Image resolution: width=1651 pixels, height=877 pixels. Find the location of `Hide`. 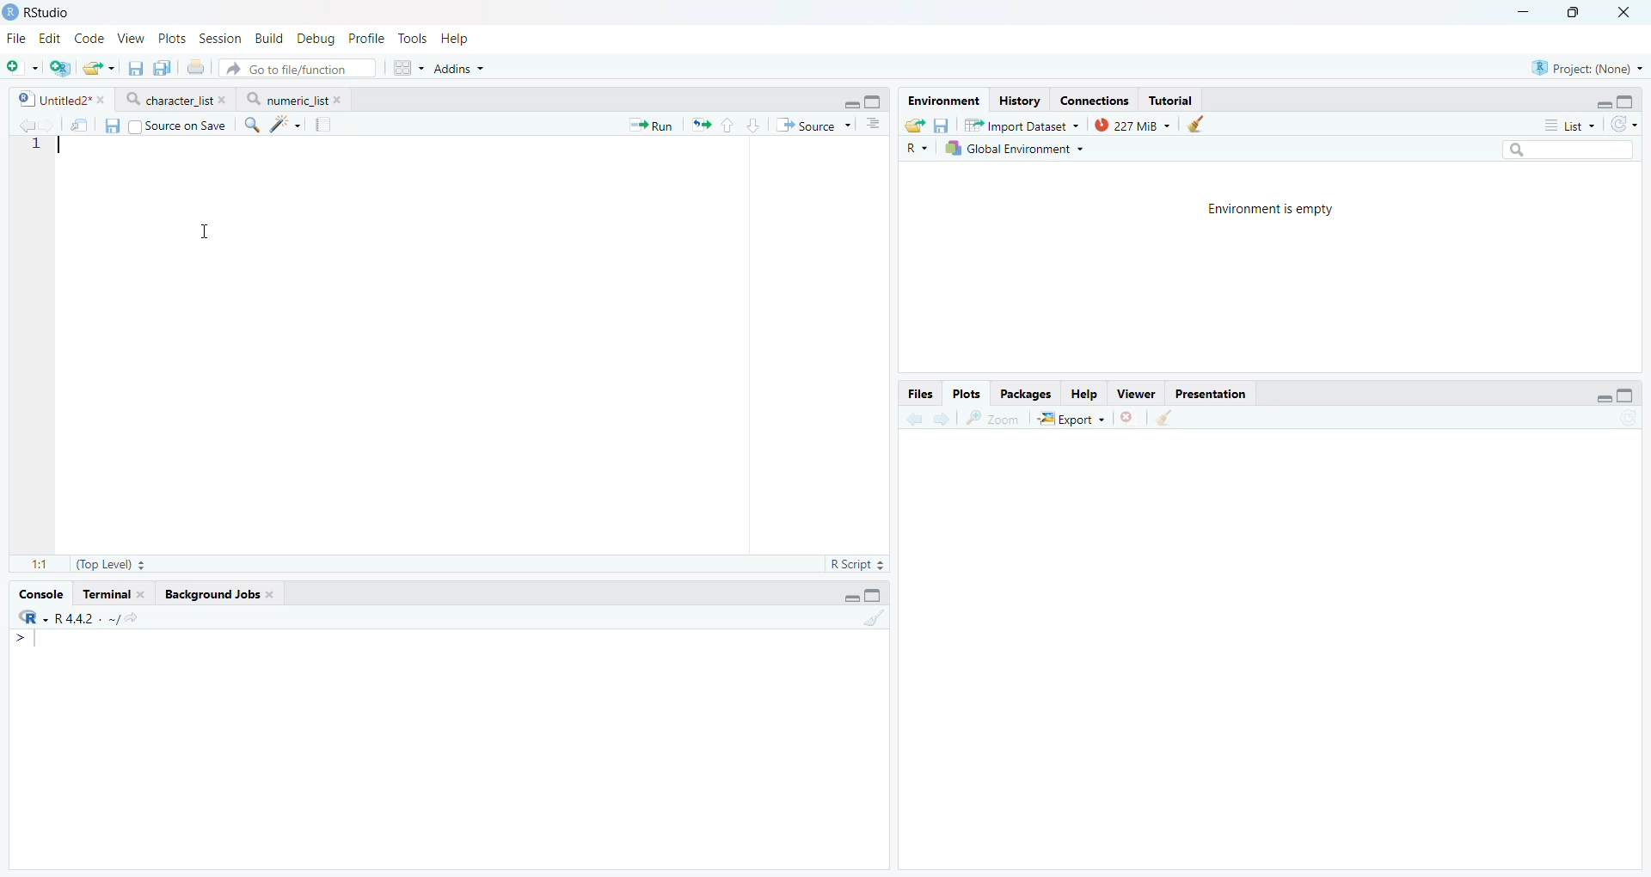

Hide is located at coordinates (1603, 102).